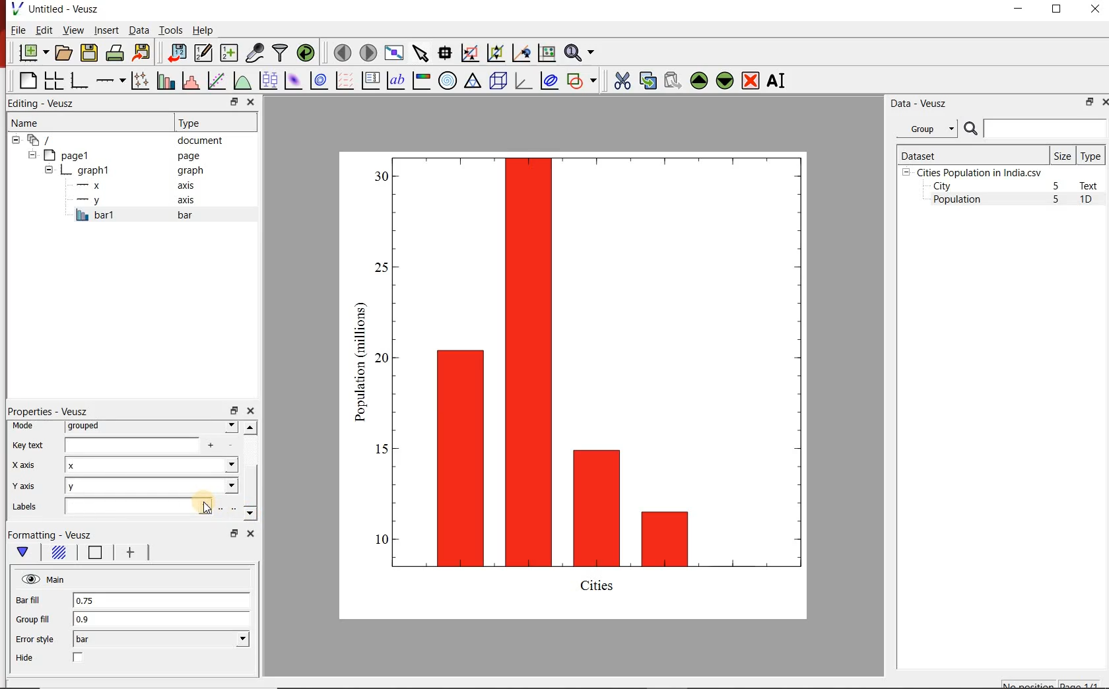 The height and width of the screenshot is (689, 1109). Describe the element at coordinates (152, 486) in the screenshot. I see `y` at that location.